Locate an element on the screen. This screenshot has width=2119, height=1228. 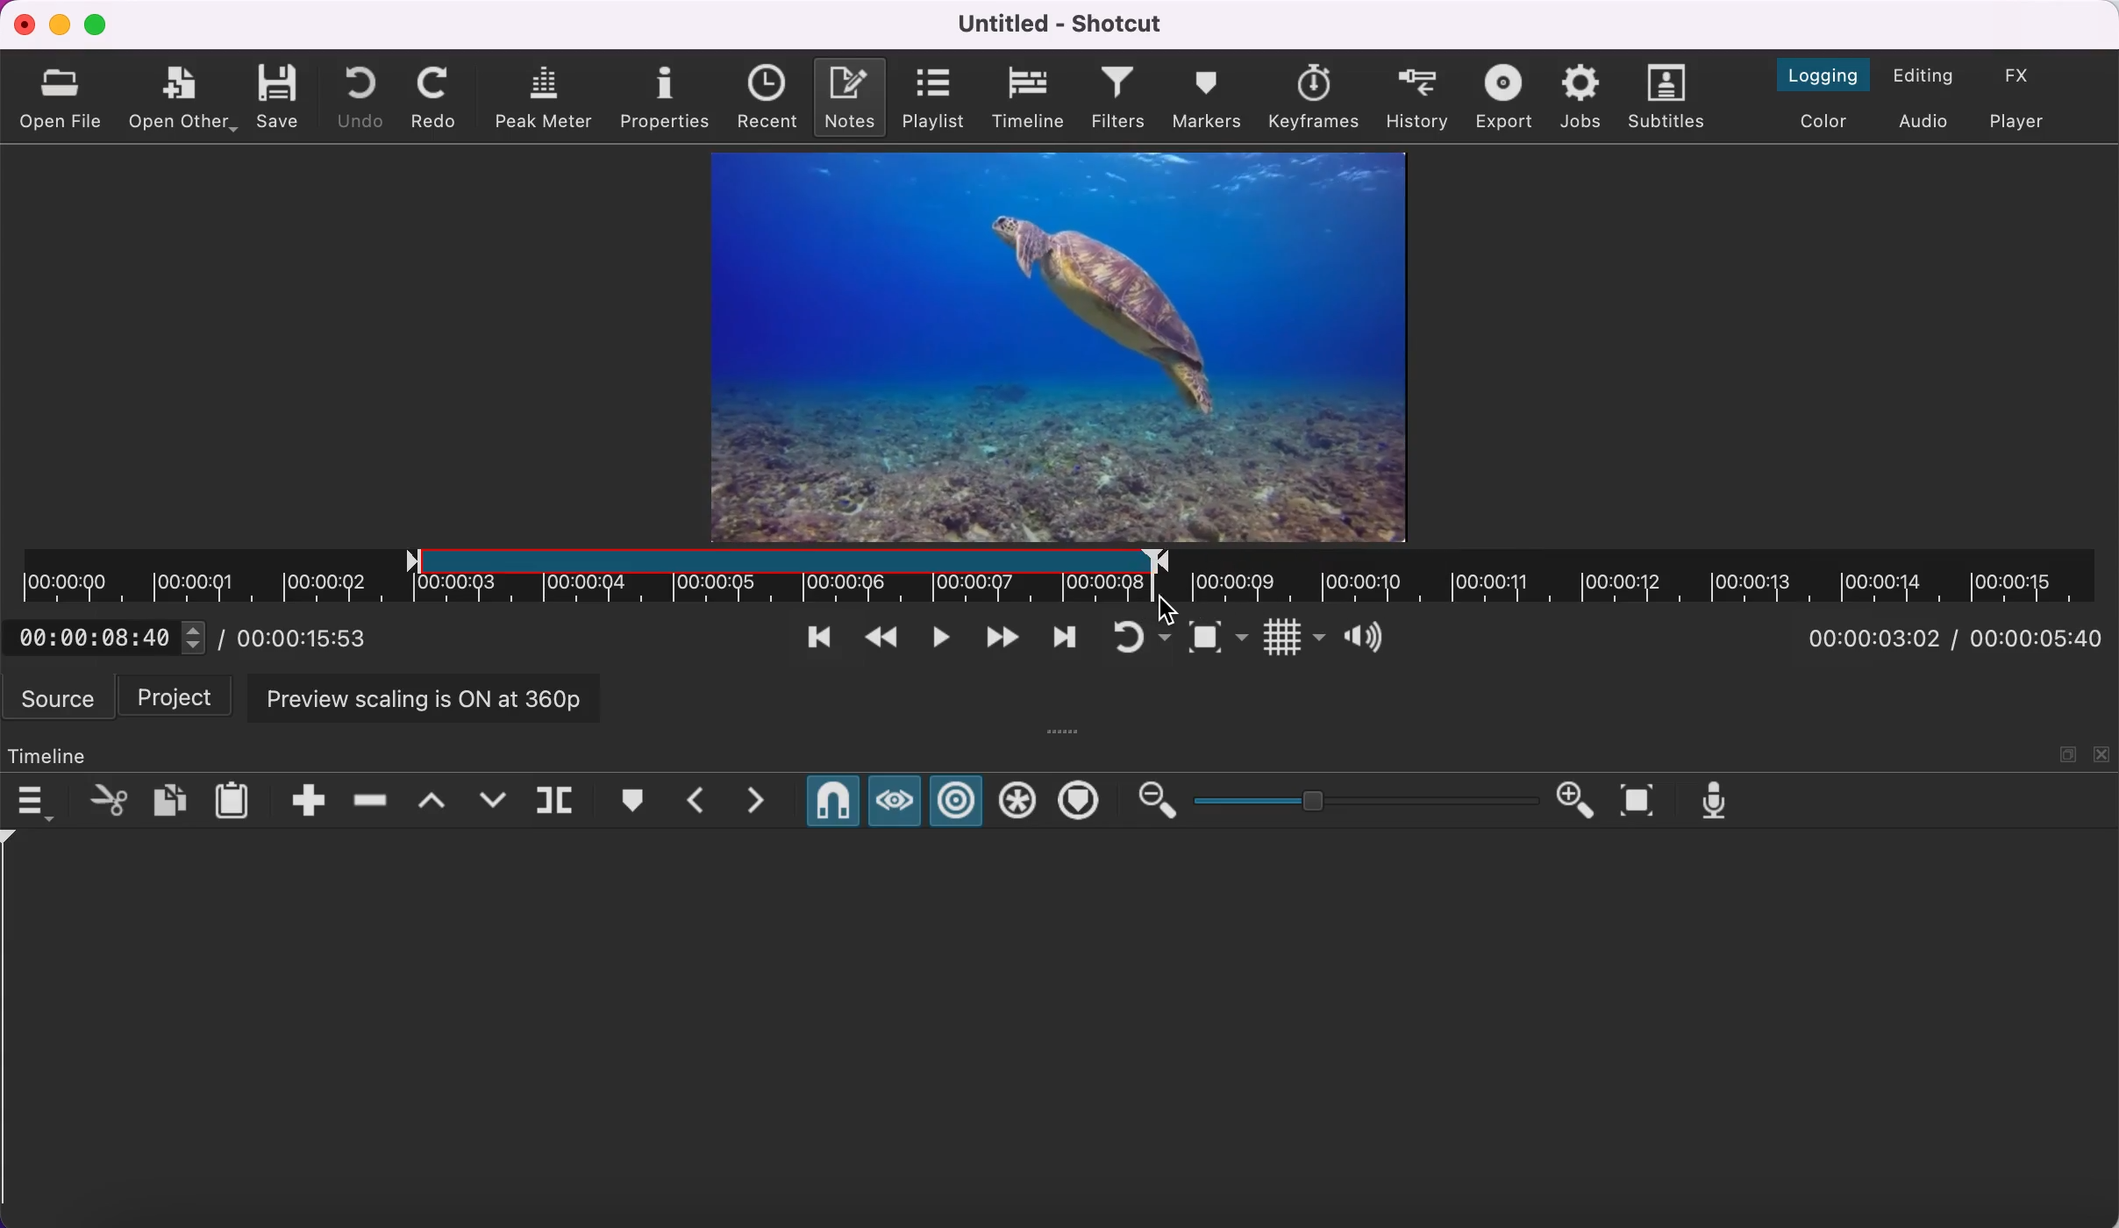
playlist is located at coordinates (935, 99).